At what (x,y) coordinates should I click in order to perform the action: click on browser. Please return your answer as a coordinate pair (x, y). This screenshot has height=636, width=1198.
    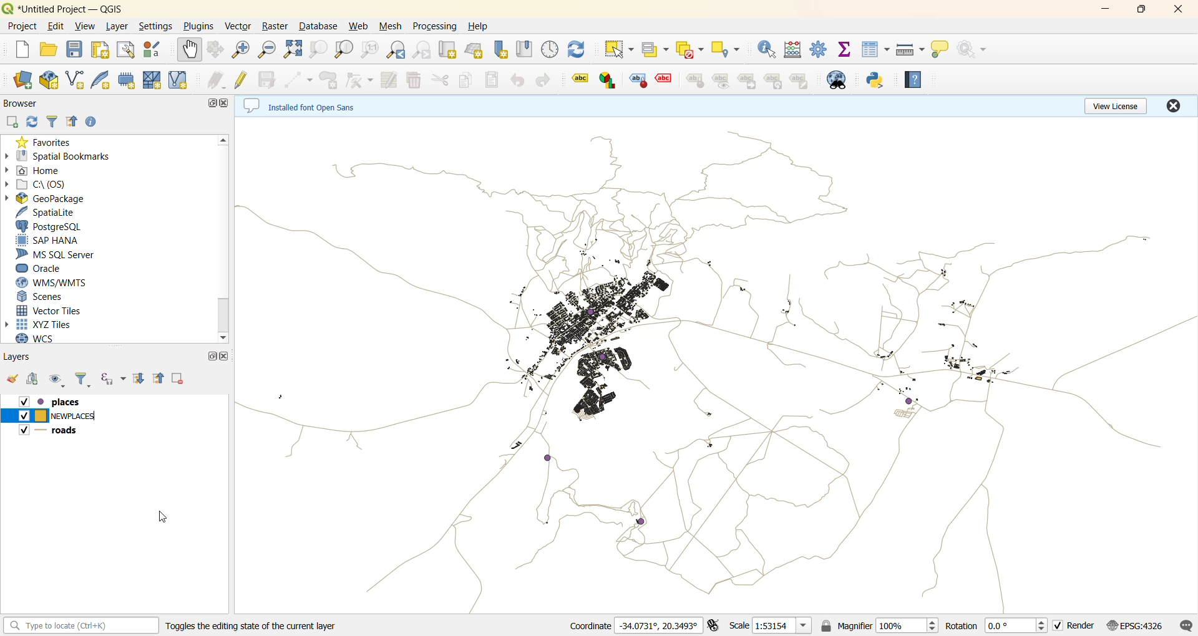
    Looking at the image, I should click on (20, 103).